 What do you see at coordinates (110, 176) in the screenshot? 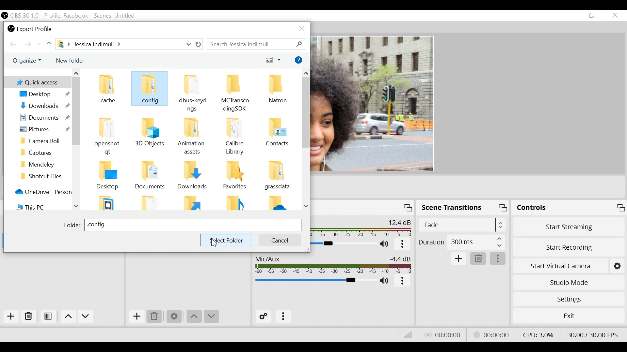
I see `Folder` at bounding box center [110, 176].